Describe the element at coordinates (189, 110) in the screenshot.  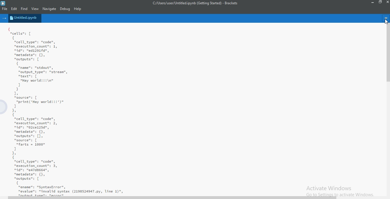
I see `{
cells: [
{
"cell _type": "code",
"execution_count": 1,
nidn: "ed1291fd",
"metadata": {},
"outputs": [
{
"name": "stdout",
"output_type": "strean",
mtextn: [
“Hay world!!!\n"
1
}
1,
source: [
"print('Hay worlditt')"
1
1,
1
"cell _type": "code",
"execution_count": 2,
dn: "02ce125d",
"metadata": {},
"outputs": [1,
"source": [
"farts = 1000"
1
1,
1
"cell _type": "code",
"execution_count": 3,
nidn: "ea7dssed”,
"metadata": {},
"outputs": [
{
“ename": "SyntaxError",
"evalue": "invalid syntax (2198524947.py, Line 1)",` at that location.